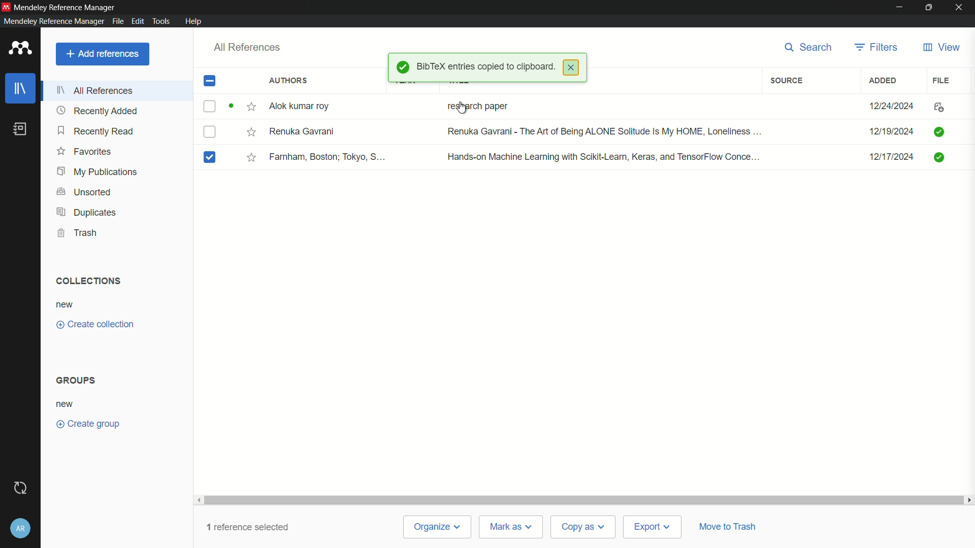  I want to click on Checkbox, so click(219, 106).